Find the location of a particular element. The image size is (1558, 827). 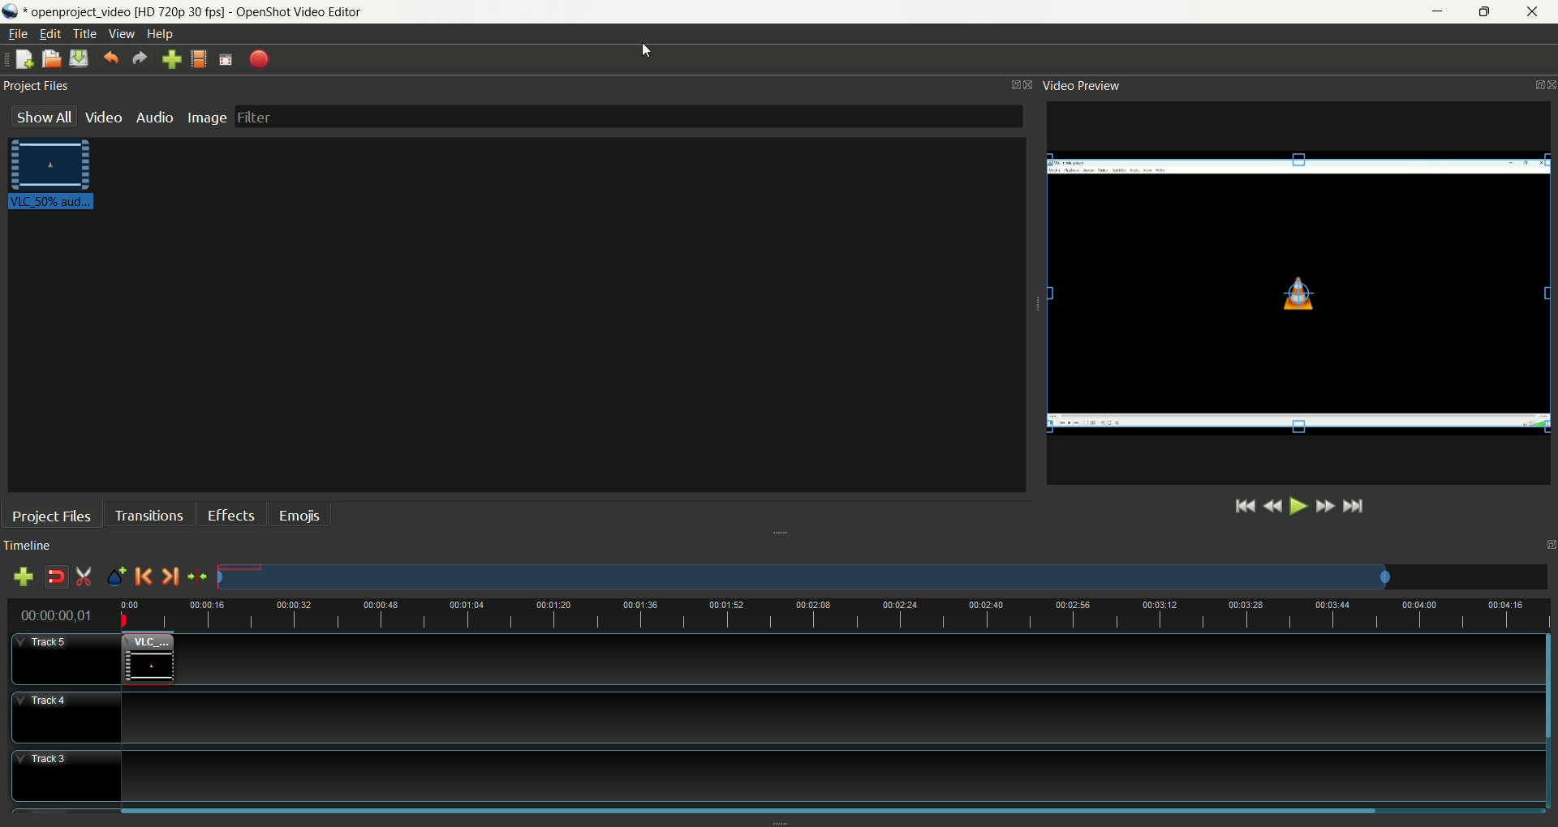

time is located at coordinates (62, 615).